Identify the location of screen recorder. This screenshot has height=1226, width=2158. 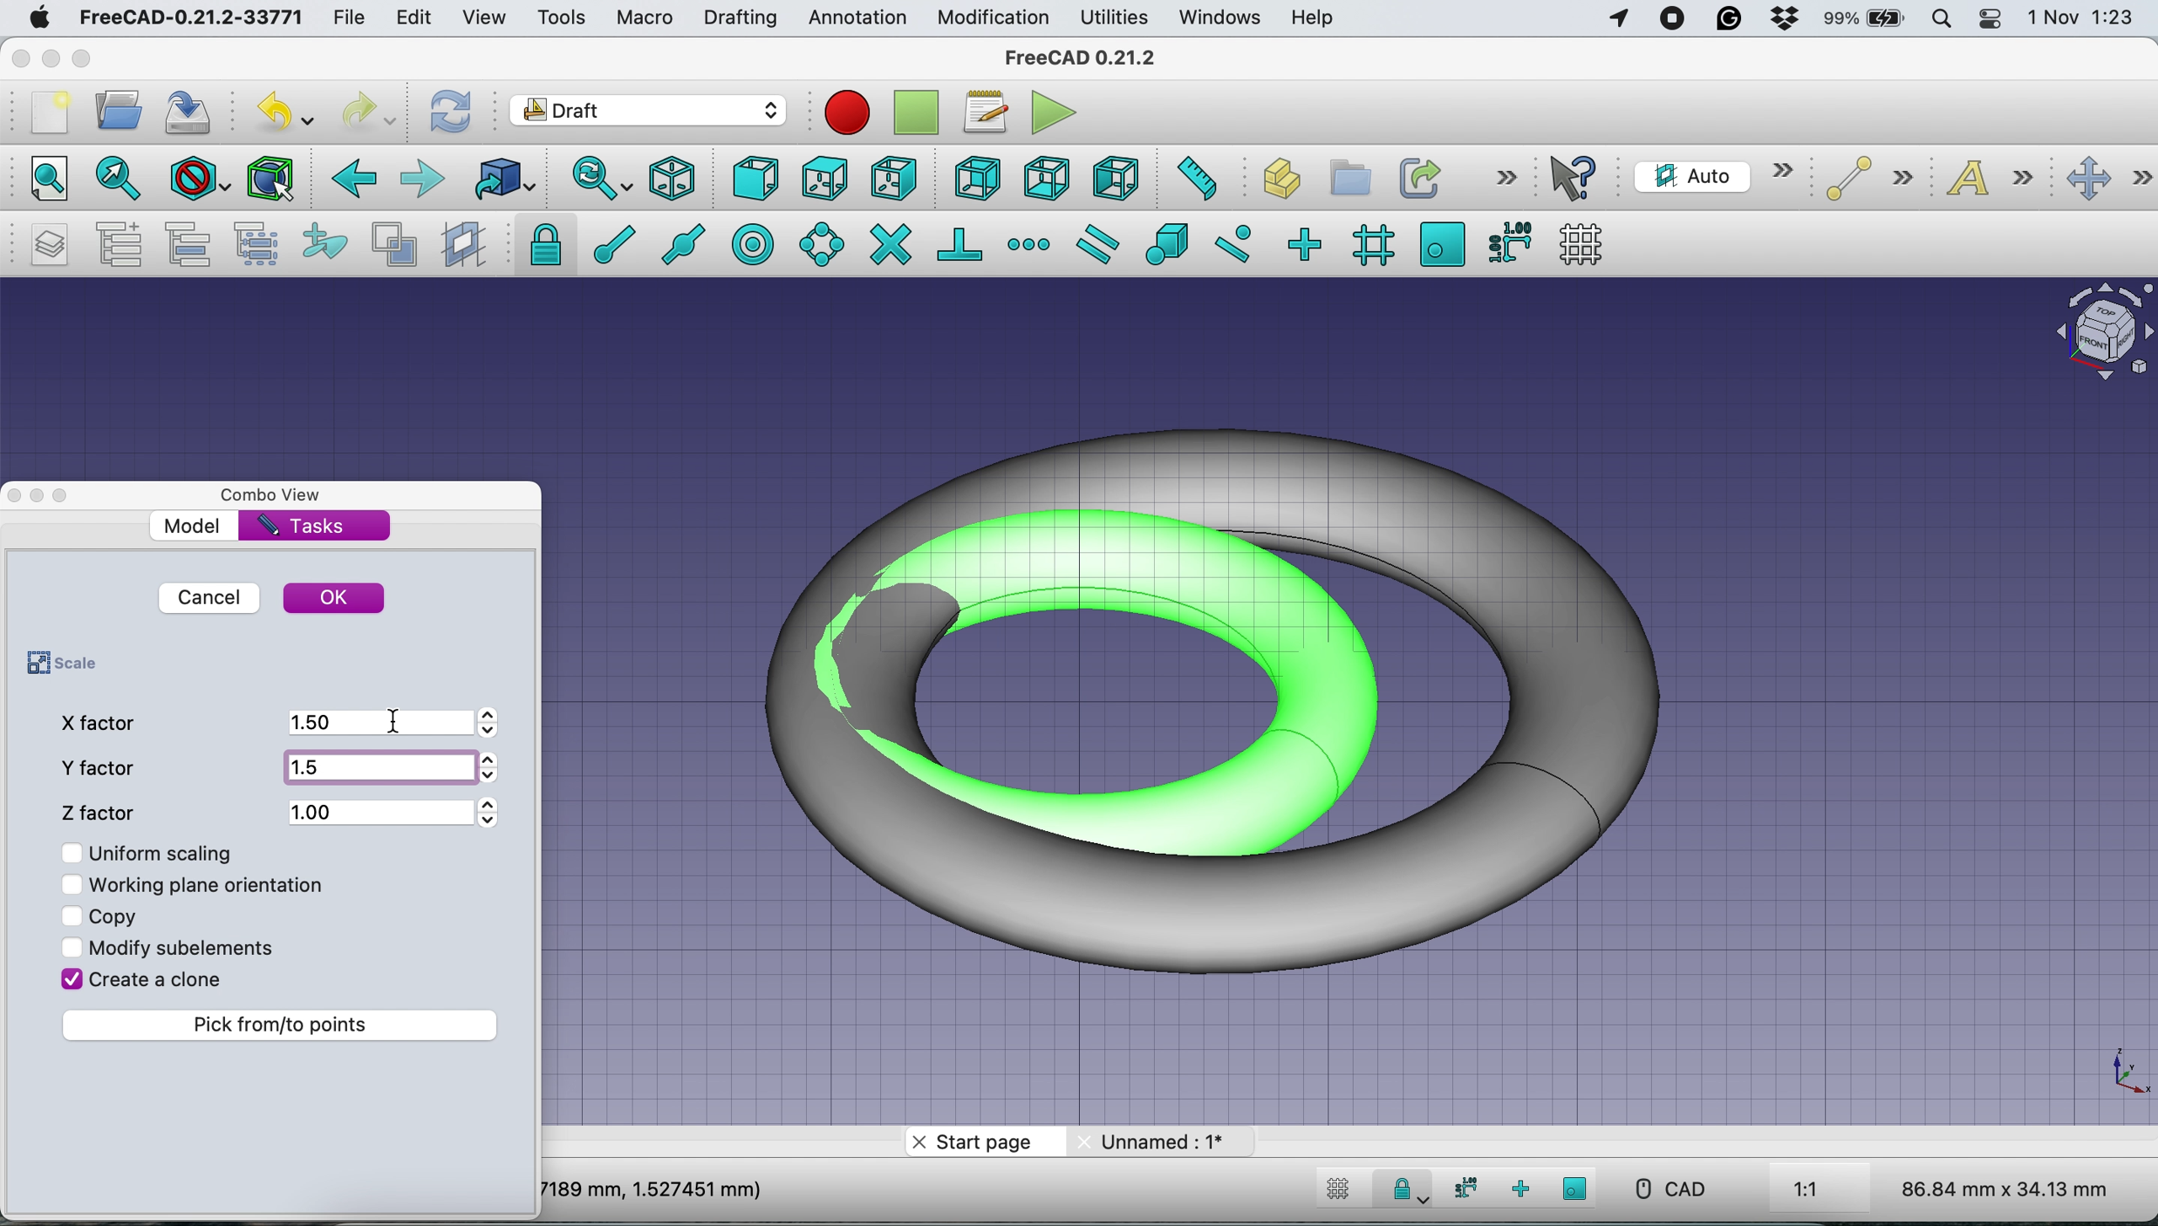
(1673, 22).